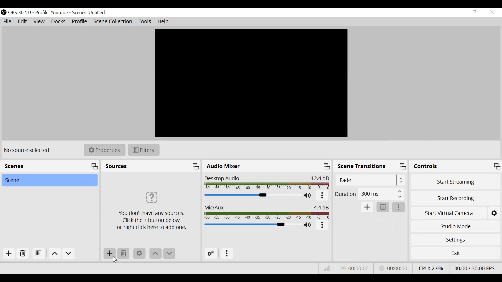  I want to click on Audio Mixer, so click(267, 167).